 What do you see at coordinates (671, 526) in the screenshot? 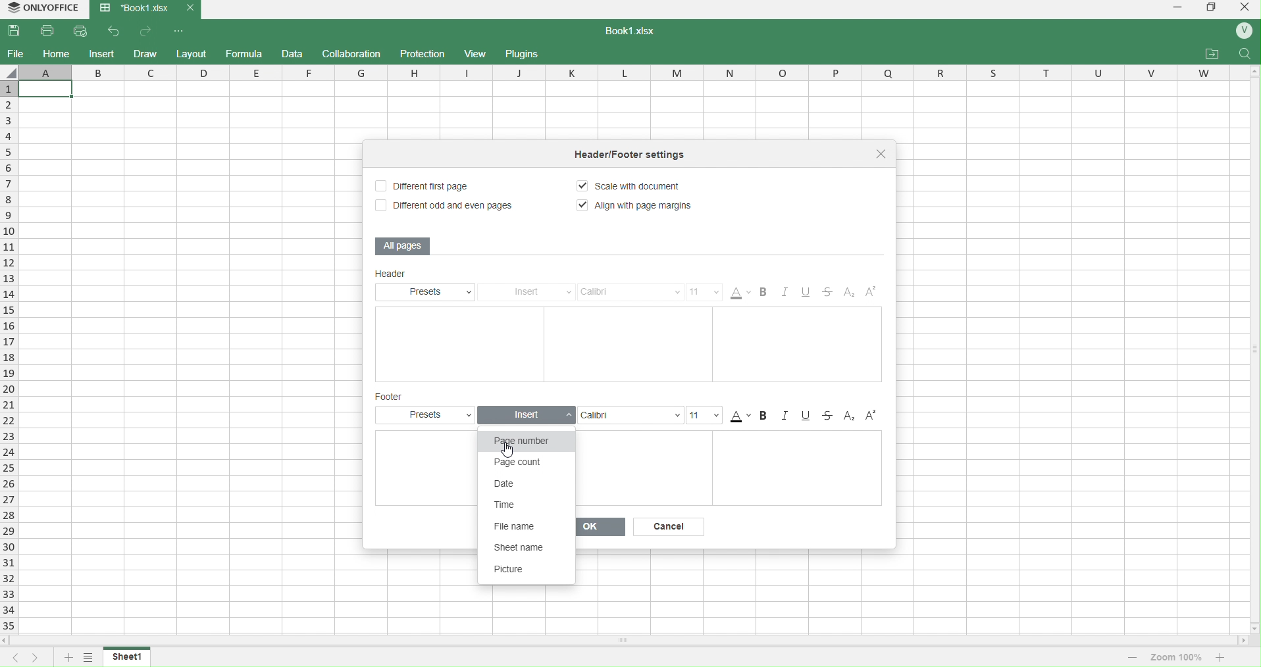
I see `Cancel` at bounding box center [671, 526].